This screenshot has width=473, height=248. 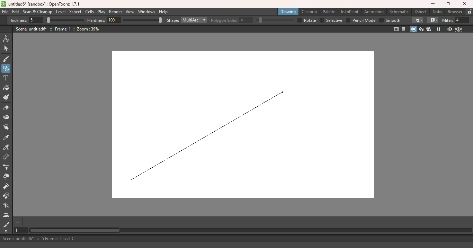 What do you see at coordinates (390, 21) in the screenshot?
I see `Smooth` at bounding box center [390, 21].